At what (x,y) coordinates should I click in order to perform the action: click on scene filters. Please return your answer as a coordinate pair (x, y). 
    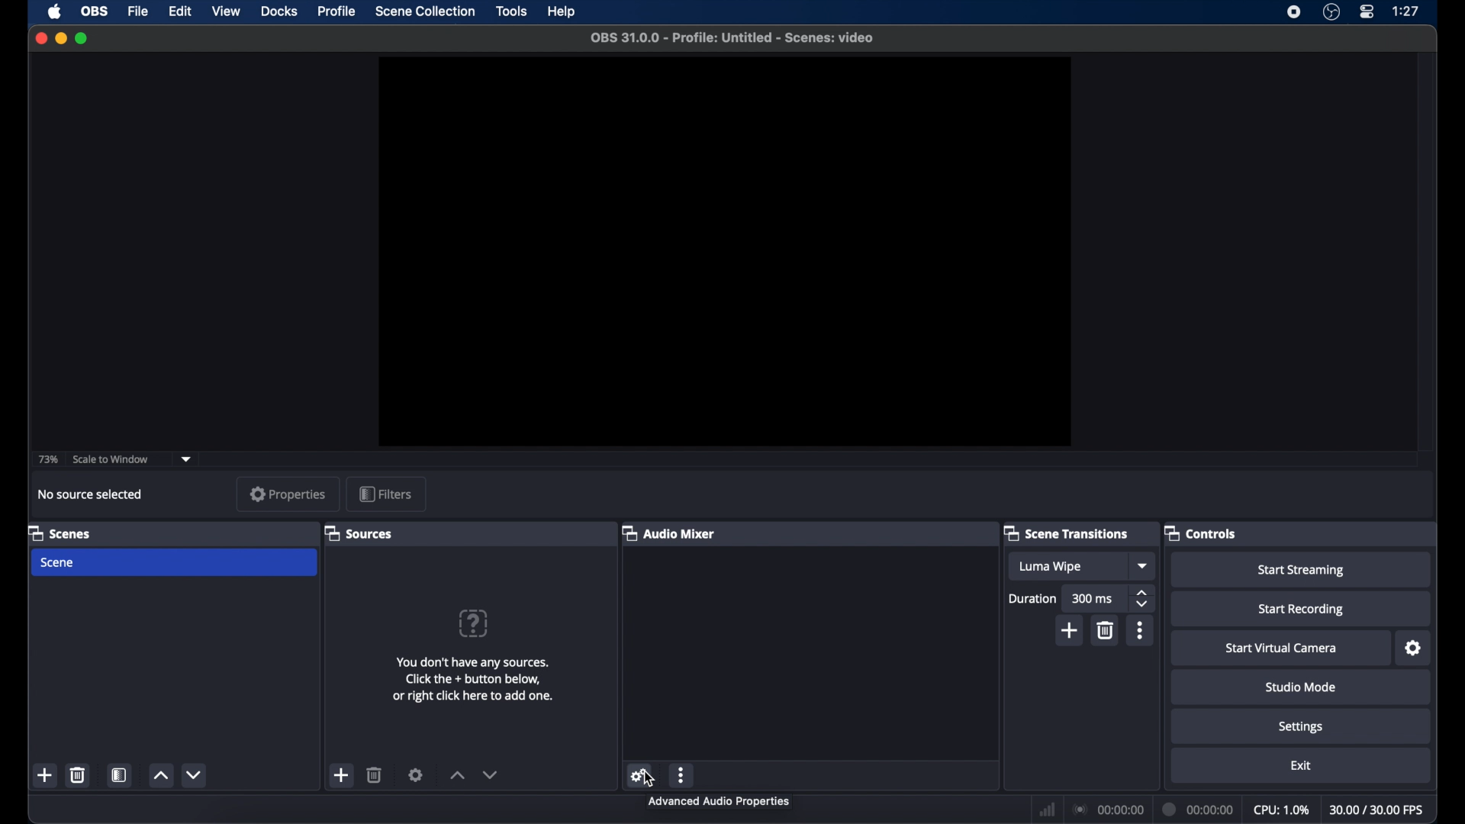
    Looking at the image, I should click on (121, 775).